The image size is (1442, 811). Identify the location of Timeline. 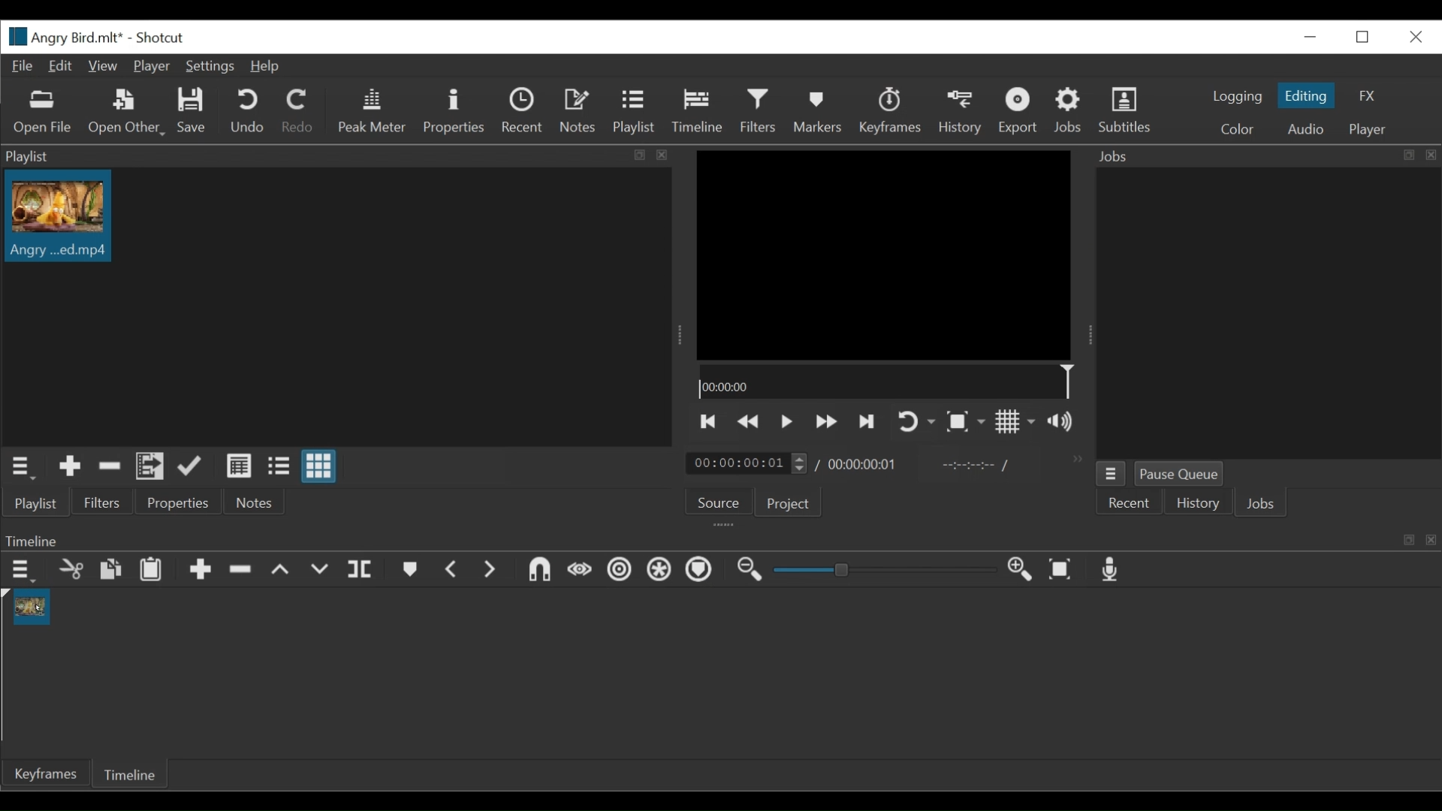
(699, 110).